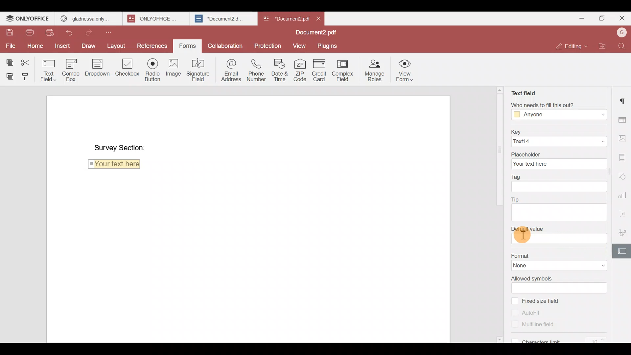 The width and height of the screenshot is (631, 355). Describe the element at coordinates (560, 288) in the screenshot. I see `text box` at that location.